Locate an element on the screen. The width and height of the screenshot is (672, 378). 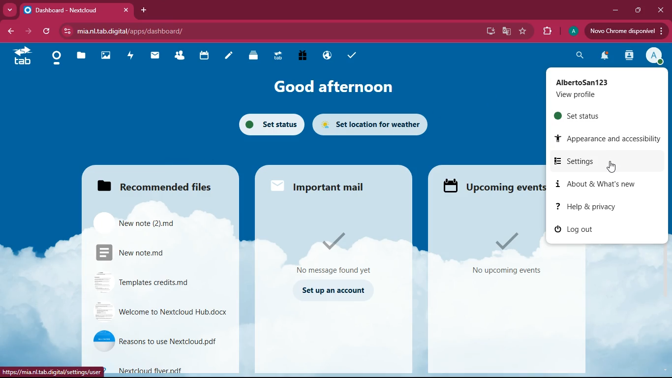
favourite is located at coordinates (523, 31).